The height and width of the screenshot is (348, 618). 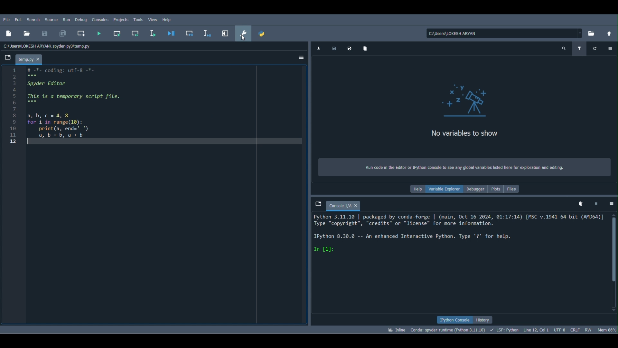 What do you see at coordinates (155, 33) in the screenshot?
I see `Run selection or current line (F9)` at bounding box center [155, 33].